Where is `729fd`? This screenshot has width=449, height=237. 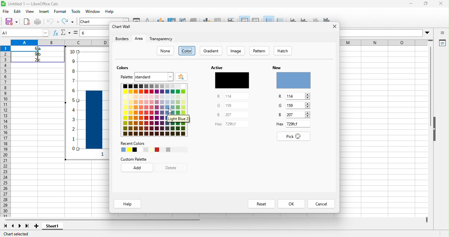
729fd is located at coordinates (231, 123).